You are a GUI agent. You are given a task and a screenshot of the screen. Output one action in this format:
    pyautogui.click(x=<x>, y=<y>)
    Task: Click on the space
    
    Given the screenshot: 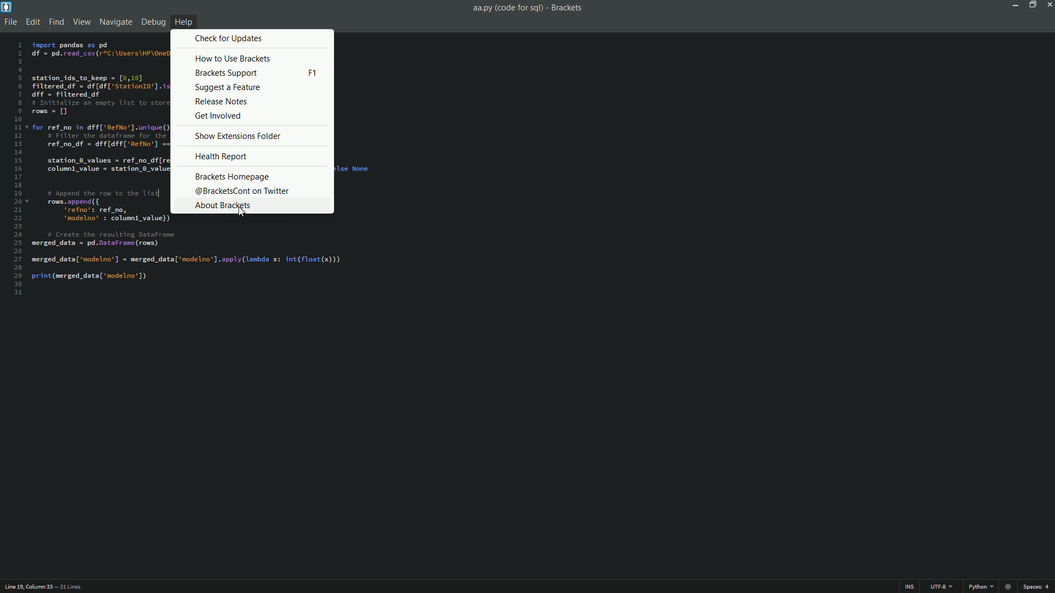 What is the action you would take?
    pyautogui.click(x=1037, y=586)
    